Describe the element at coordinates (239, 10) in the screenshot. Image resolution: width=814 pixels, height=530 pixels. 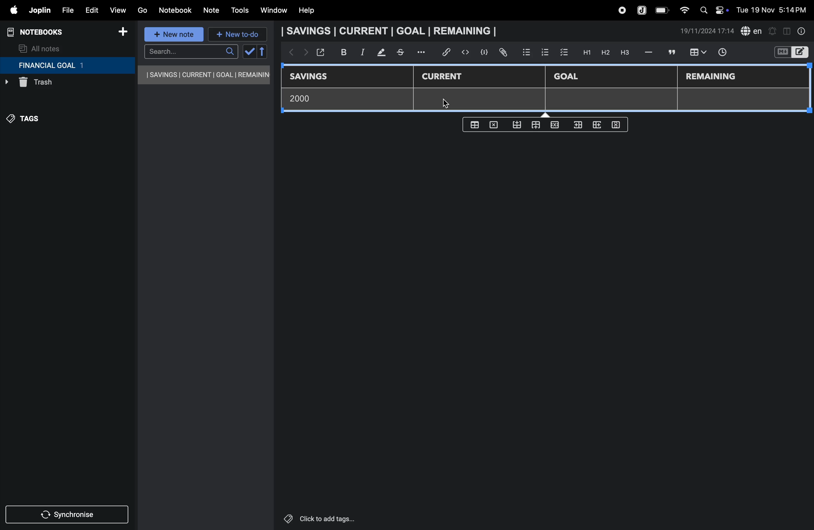
I see `tools` at that location.